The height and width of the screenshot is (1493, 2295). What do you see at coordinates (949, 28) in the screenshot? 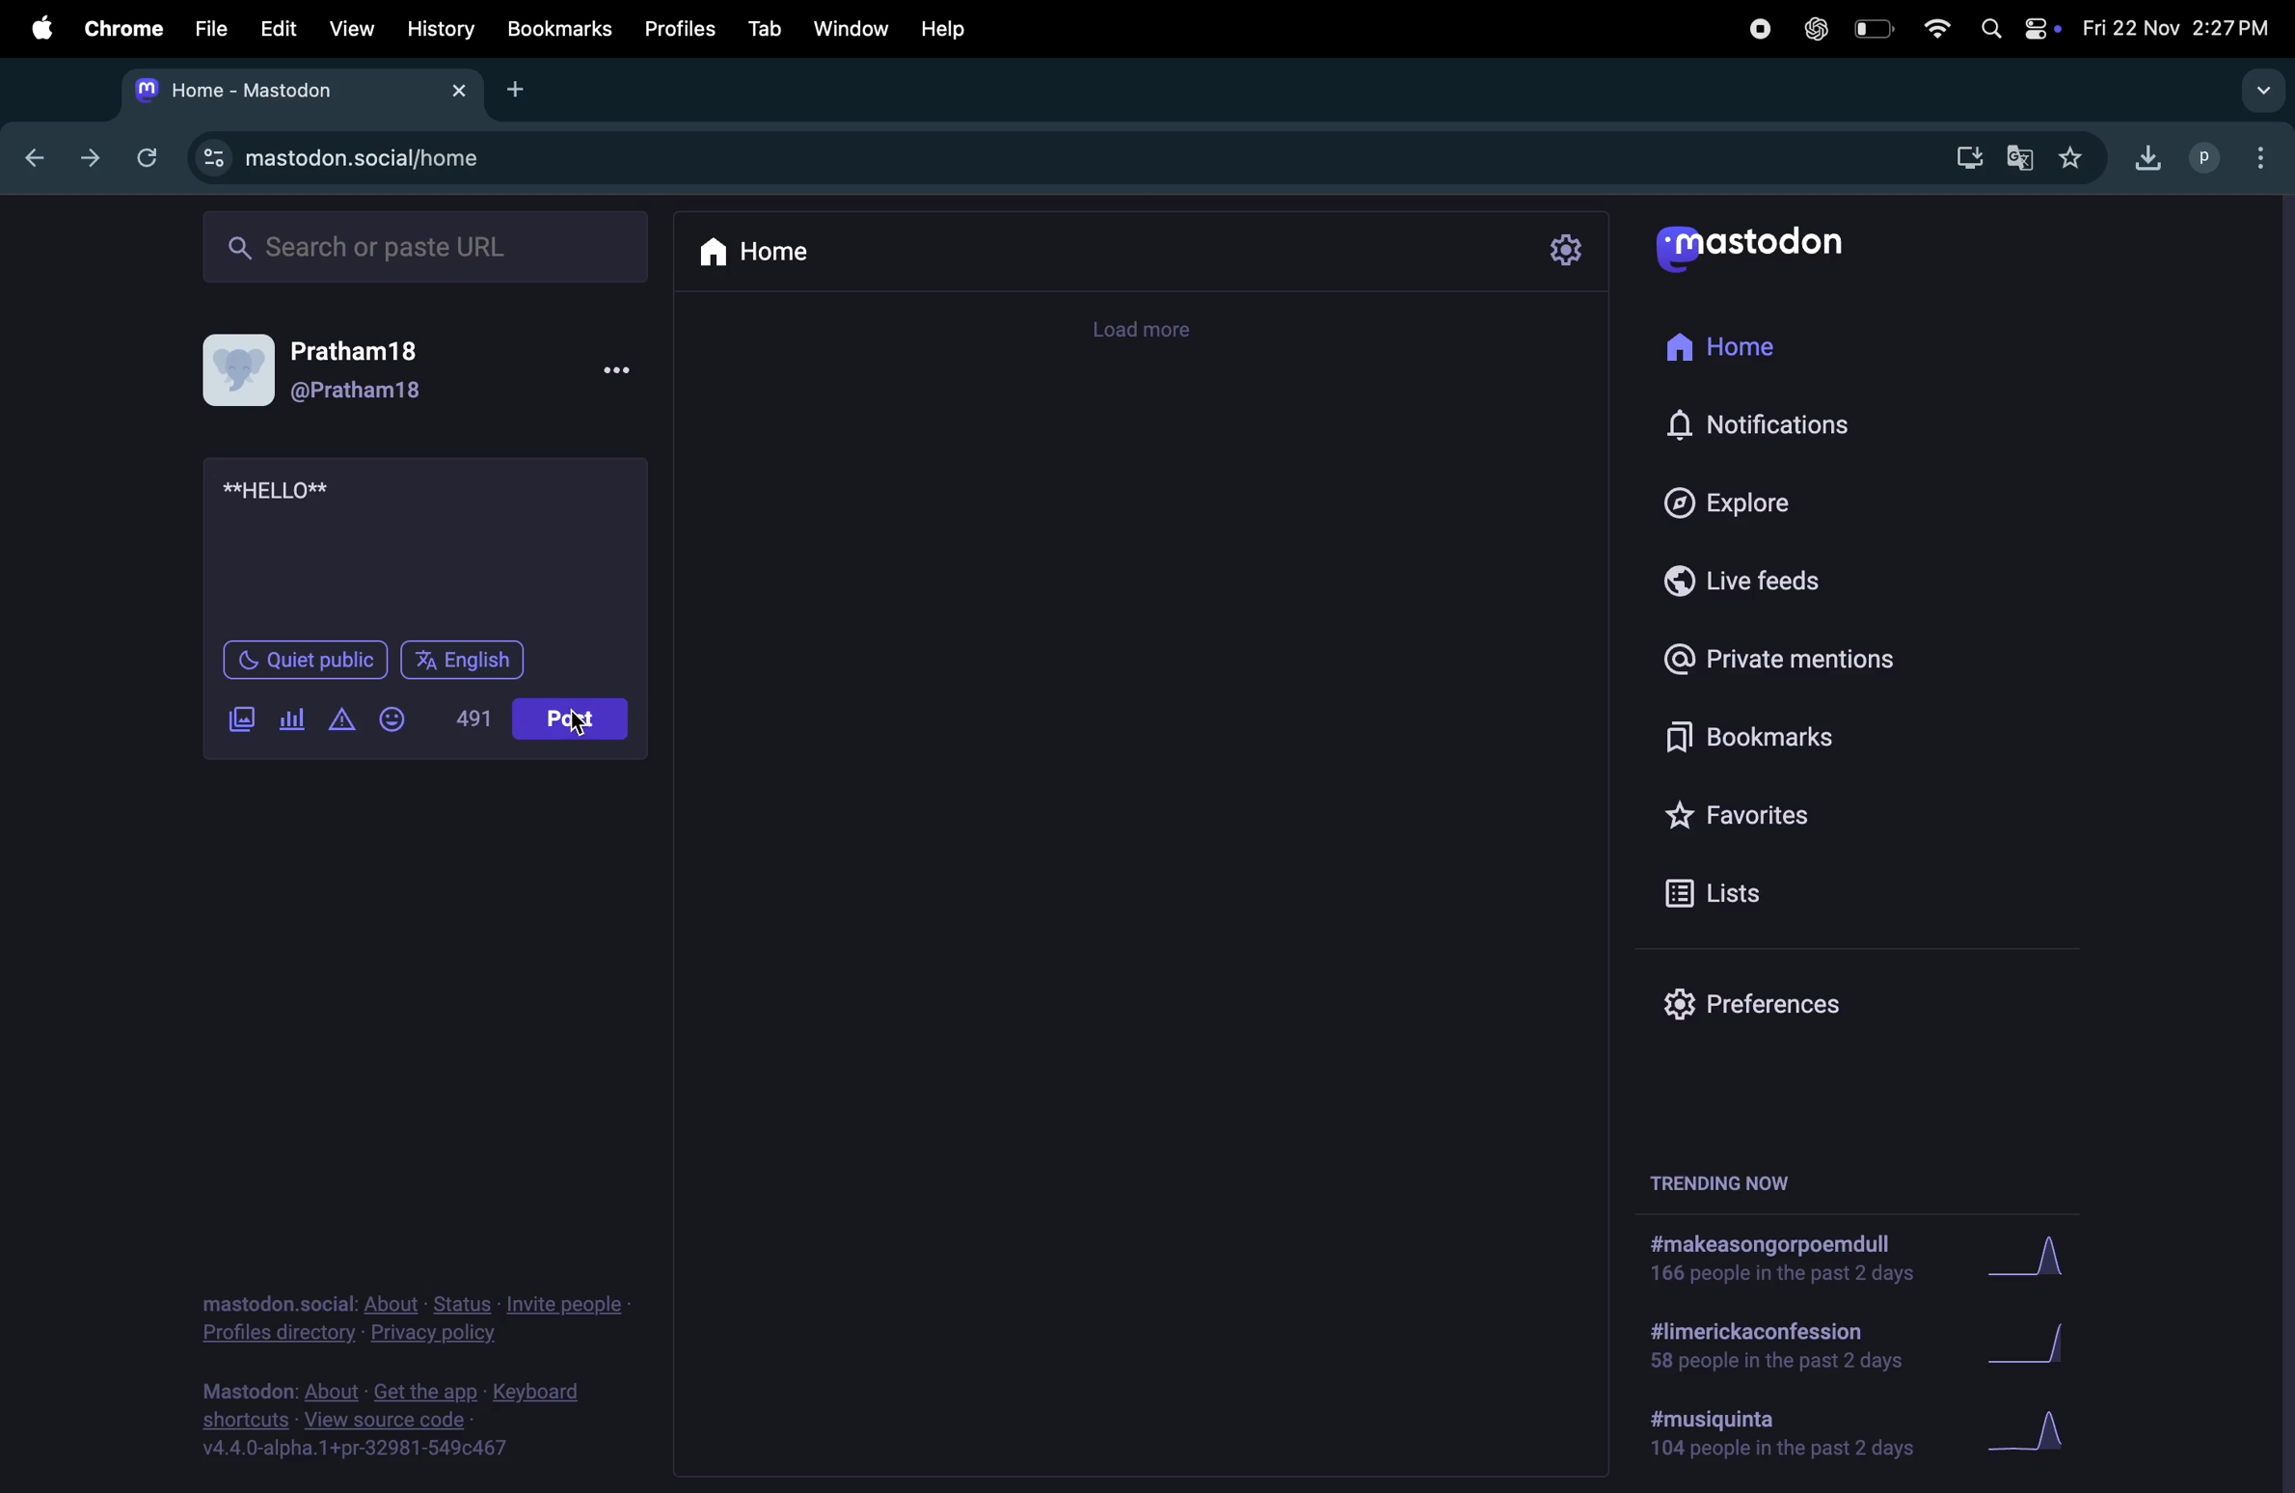
I see `help` at bounding box center [949, 28].